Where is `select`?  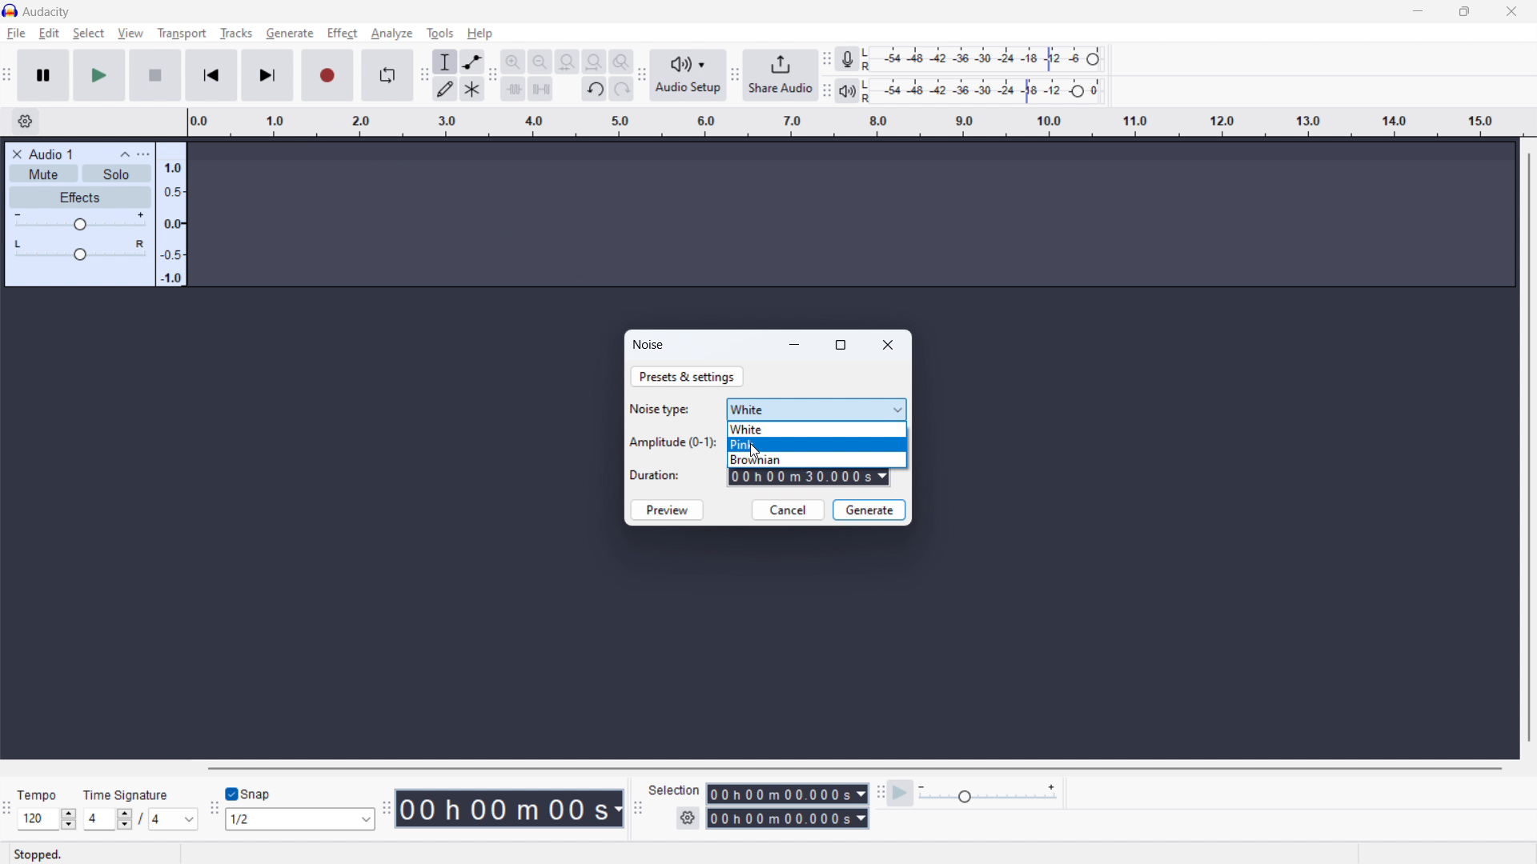
select is located at coordinates (89, 34).